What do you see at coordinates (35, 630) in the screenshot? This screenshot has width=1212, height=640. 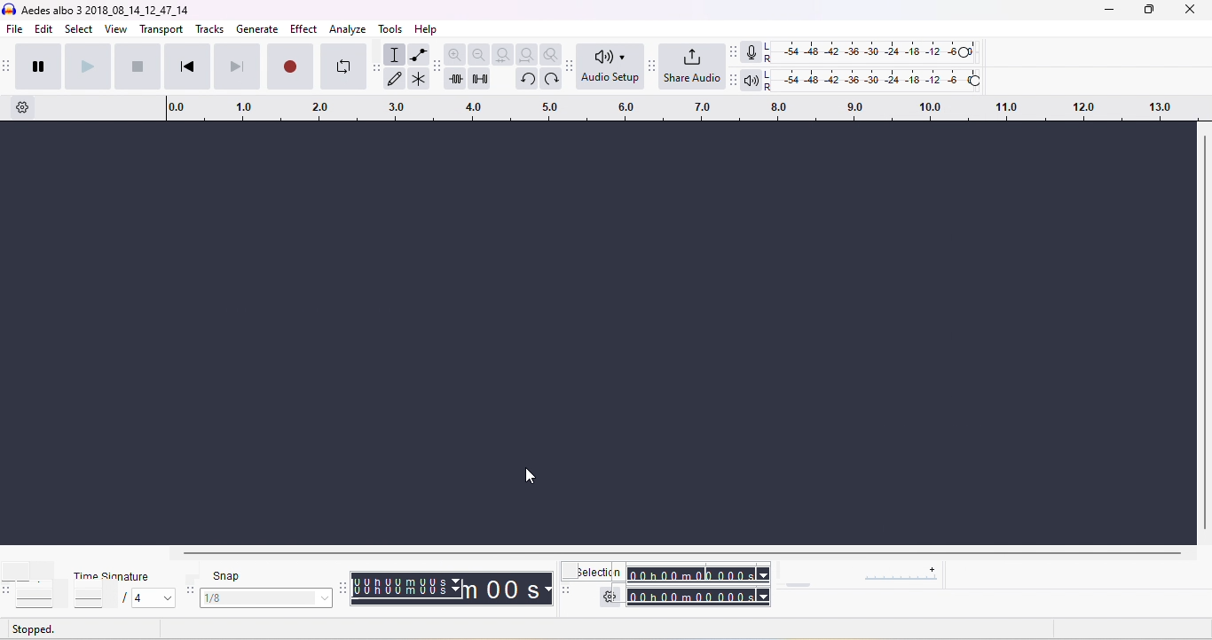 I see `stopped` at bounding box center [35, 630].